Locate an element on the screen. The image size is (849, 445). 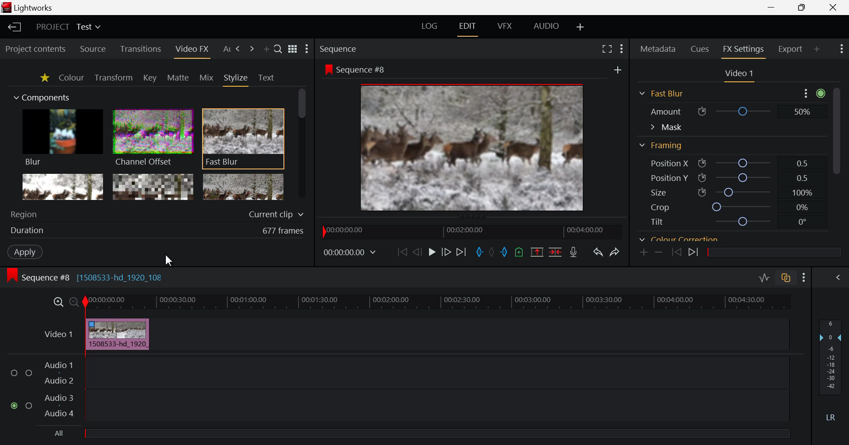
Video Settings Section is located at coordinates (738, 74).